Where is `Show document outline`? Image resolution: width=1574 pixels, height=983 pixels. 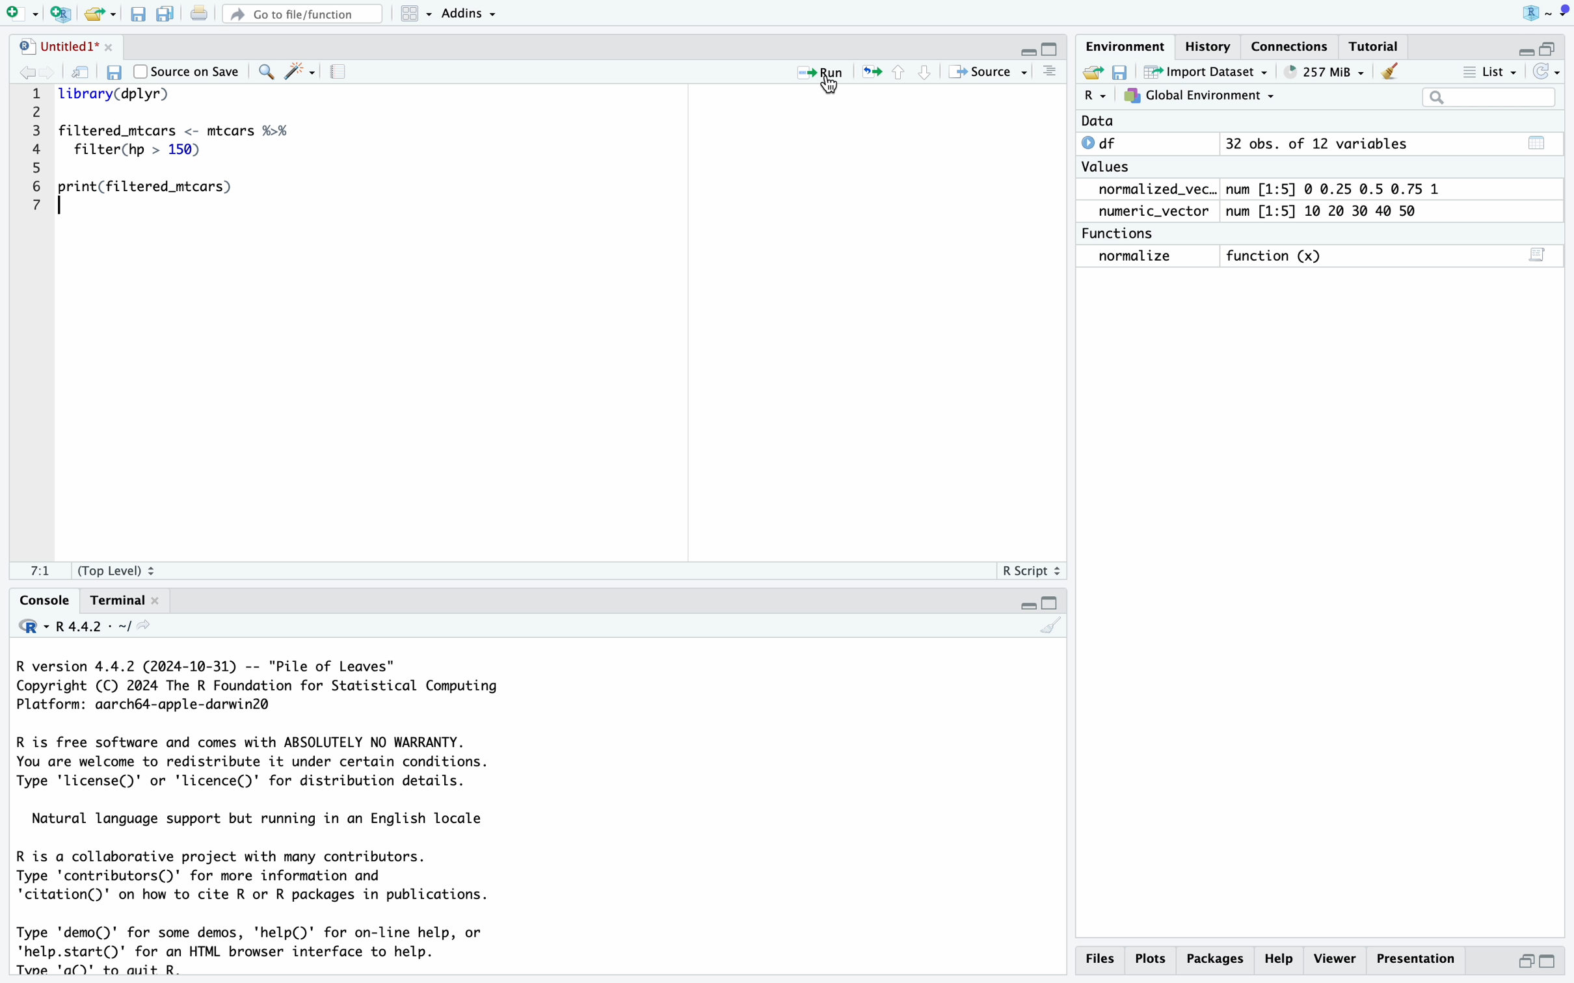
Show document outline is located at coordinates (1051, 72).